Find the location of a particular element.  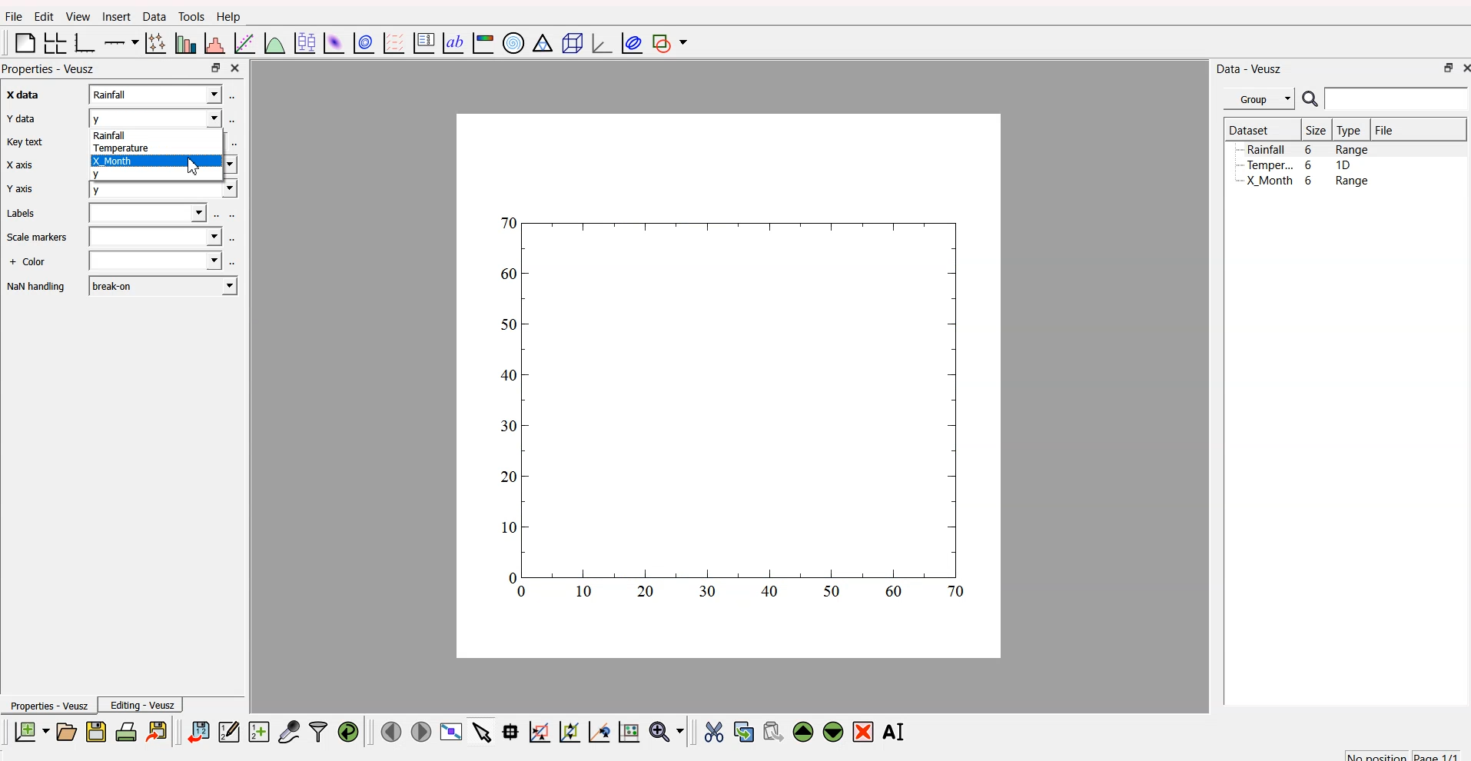

print document is located at coordinates (126, 731).